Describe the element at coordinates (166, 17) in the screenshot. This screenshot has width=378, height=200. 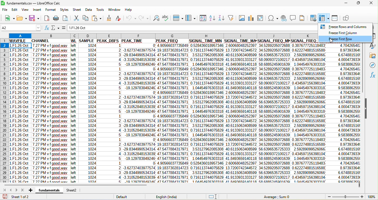
I see `spelling` at that location.